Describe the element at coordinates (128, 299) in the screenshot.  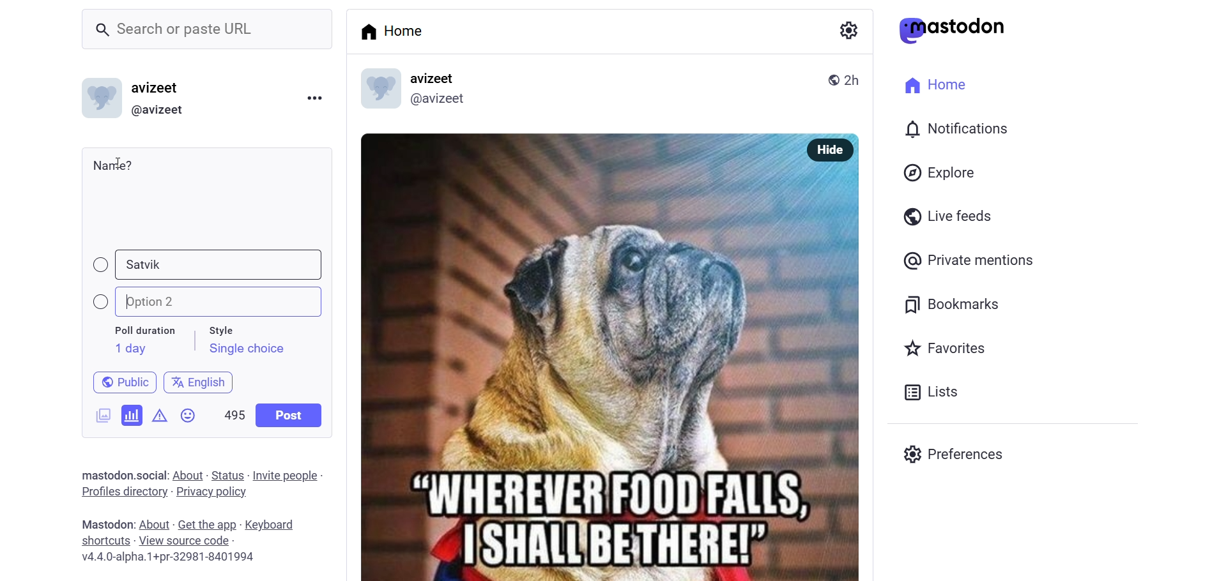
I see `start writing option 2` at that location.